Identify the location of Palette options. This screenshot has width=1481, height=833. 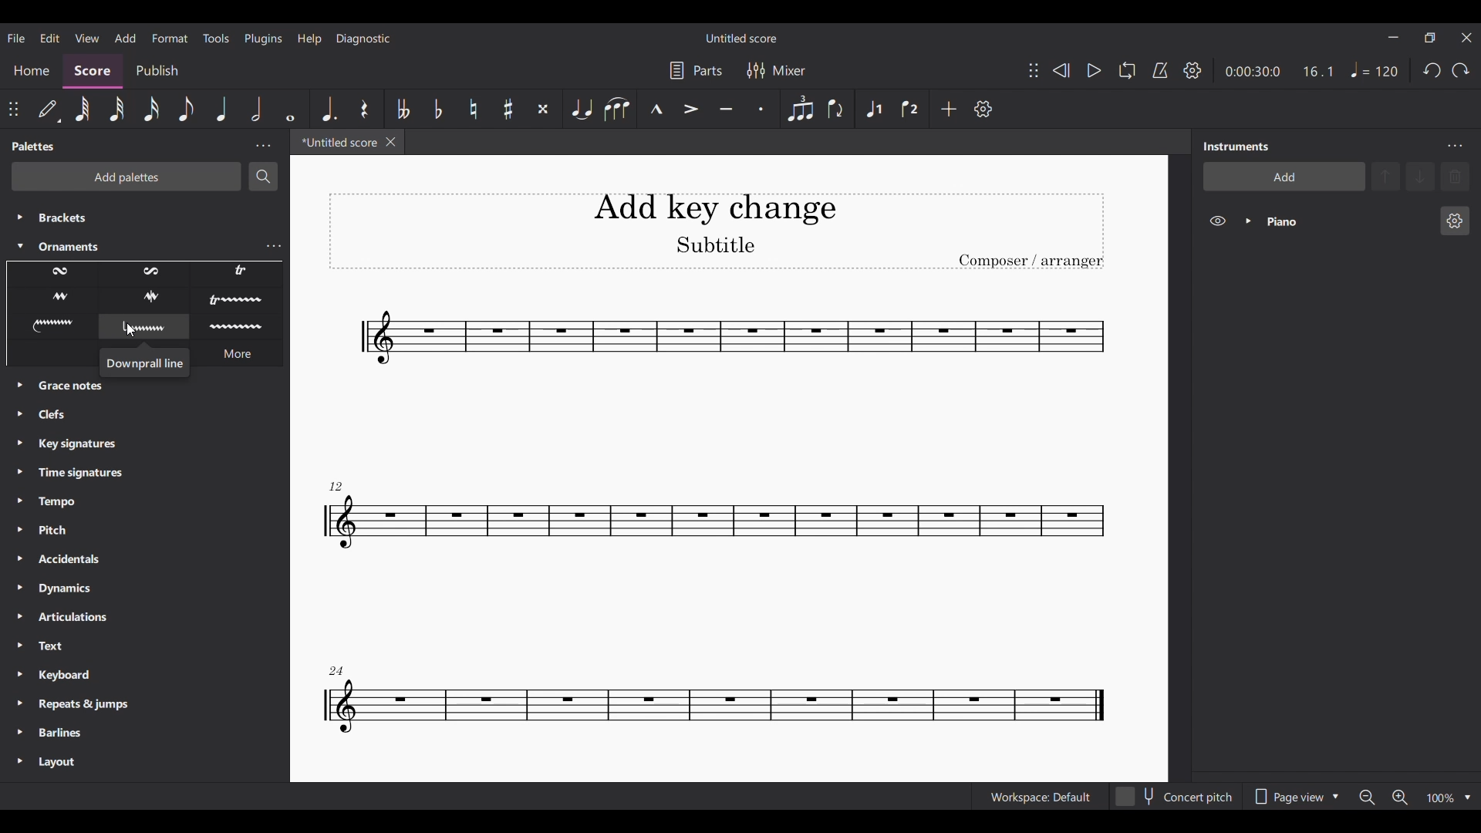
(138, 228).